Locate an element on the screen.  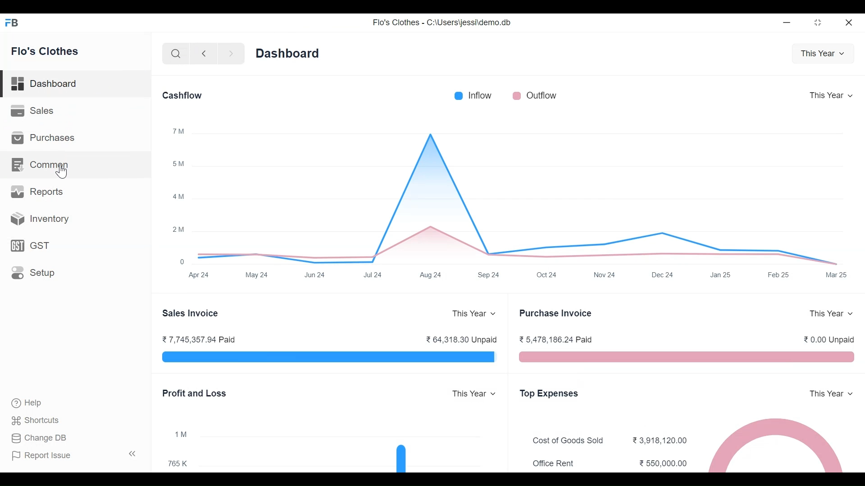
0.00 Unpaid is located at coordinates (830, 339).